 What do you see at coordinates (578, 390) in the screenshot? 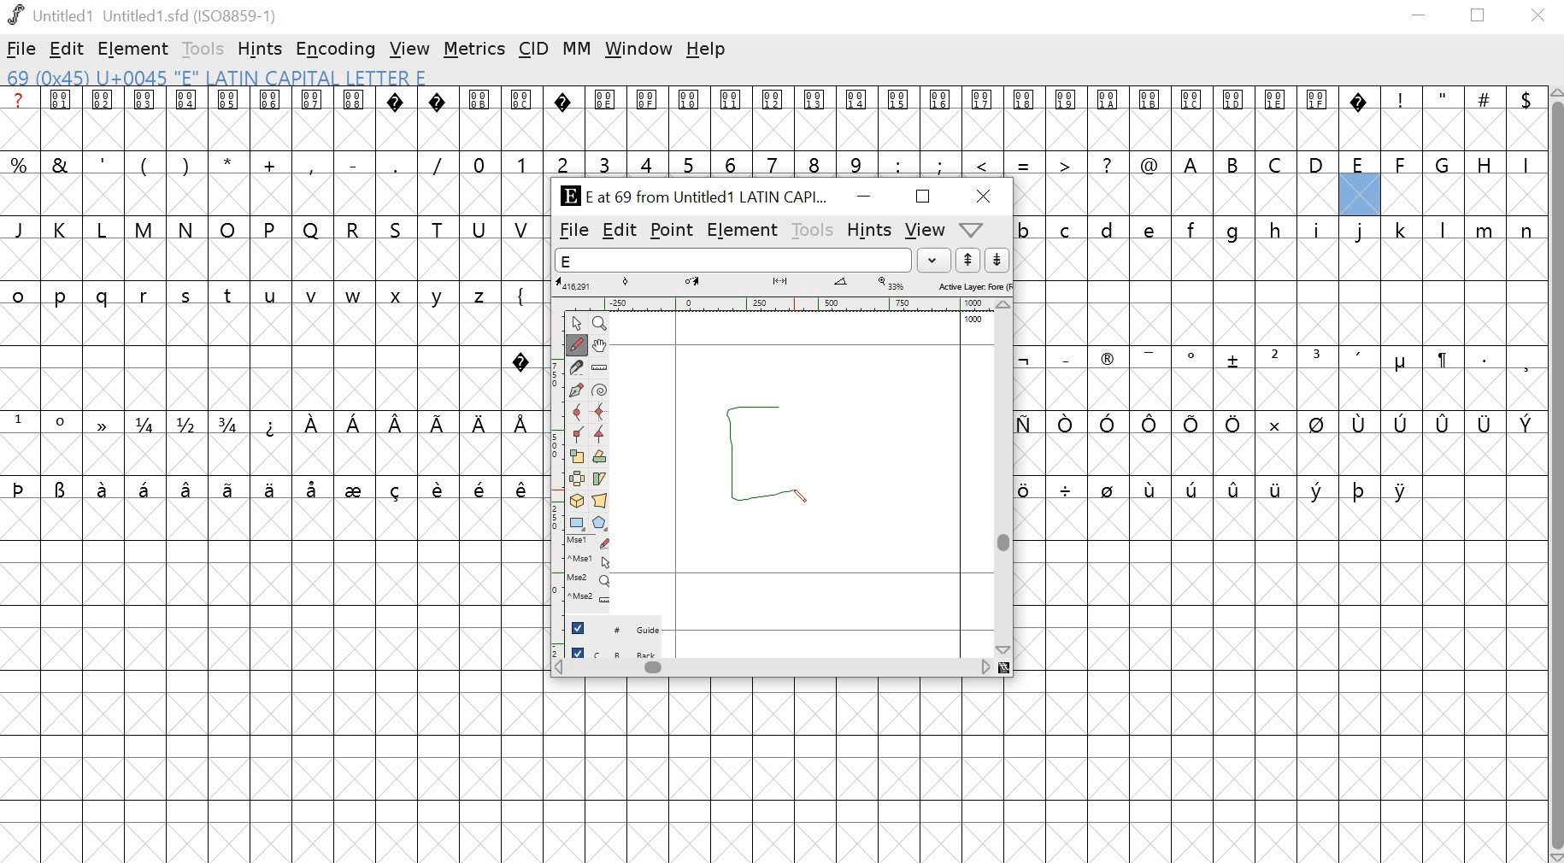
I see `Pen` at bounding box center [578, 390].